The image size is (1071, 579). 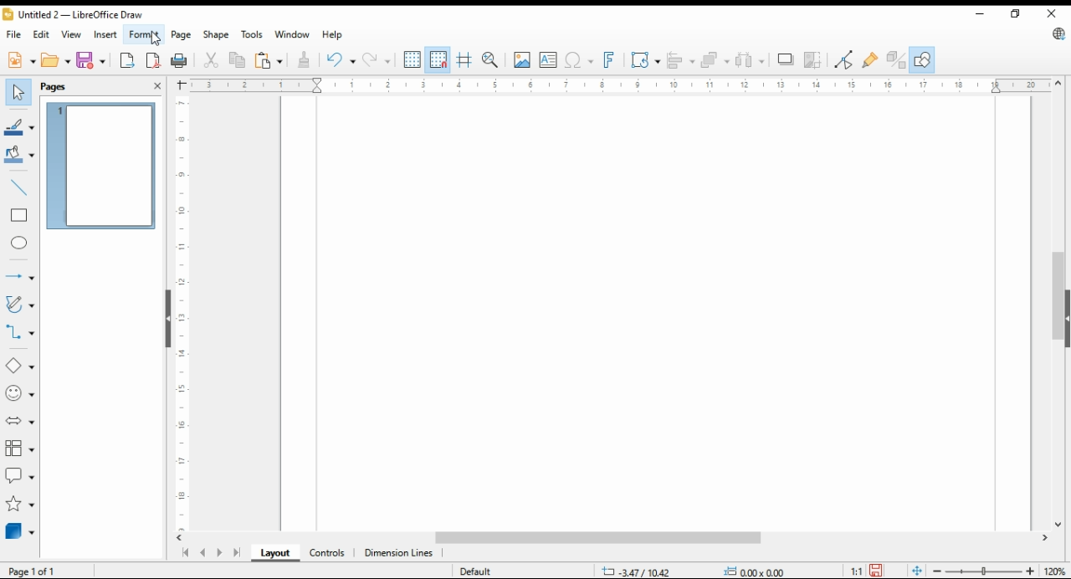 I want to click on ontrols, so click(x=328, y=553).